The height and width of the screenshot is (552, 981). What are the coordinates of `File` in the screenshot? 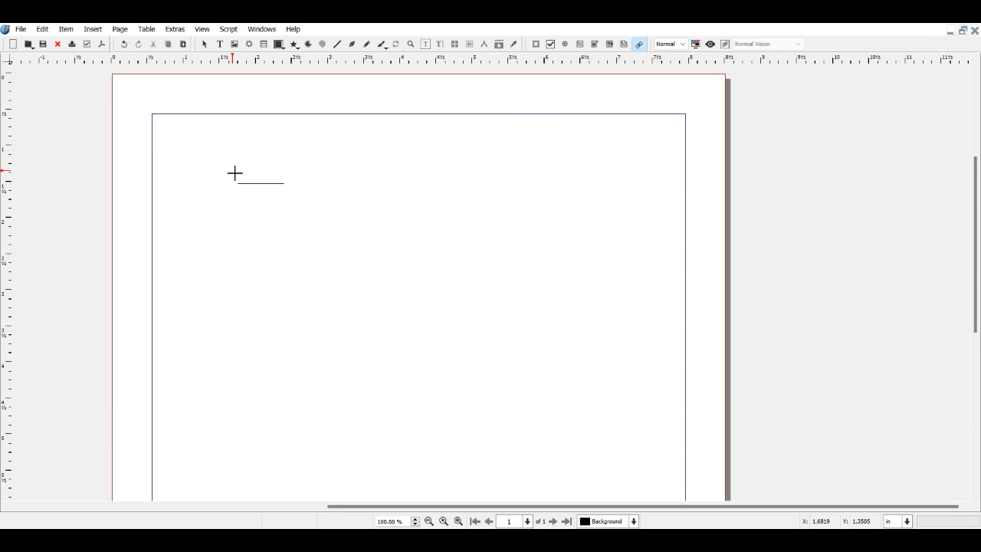 It's located at (22, 28).